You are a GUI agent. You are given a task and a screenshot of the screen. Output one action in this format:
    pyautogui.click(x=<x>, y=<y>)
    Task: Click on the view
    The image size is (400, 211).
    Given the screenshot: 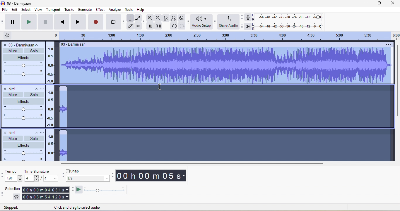 What is the action you would take?
    pyautogui.click(x=38, y=9)
    